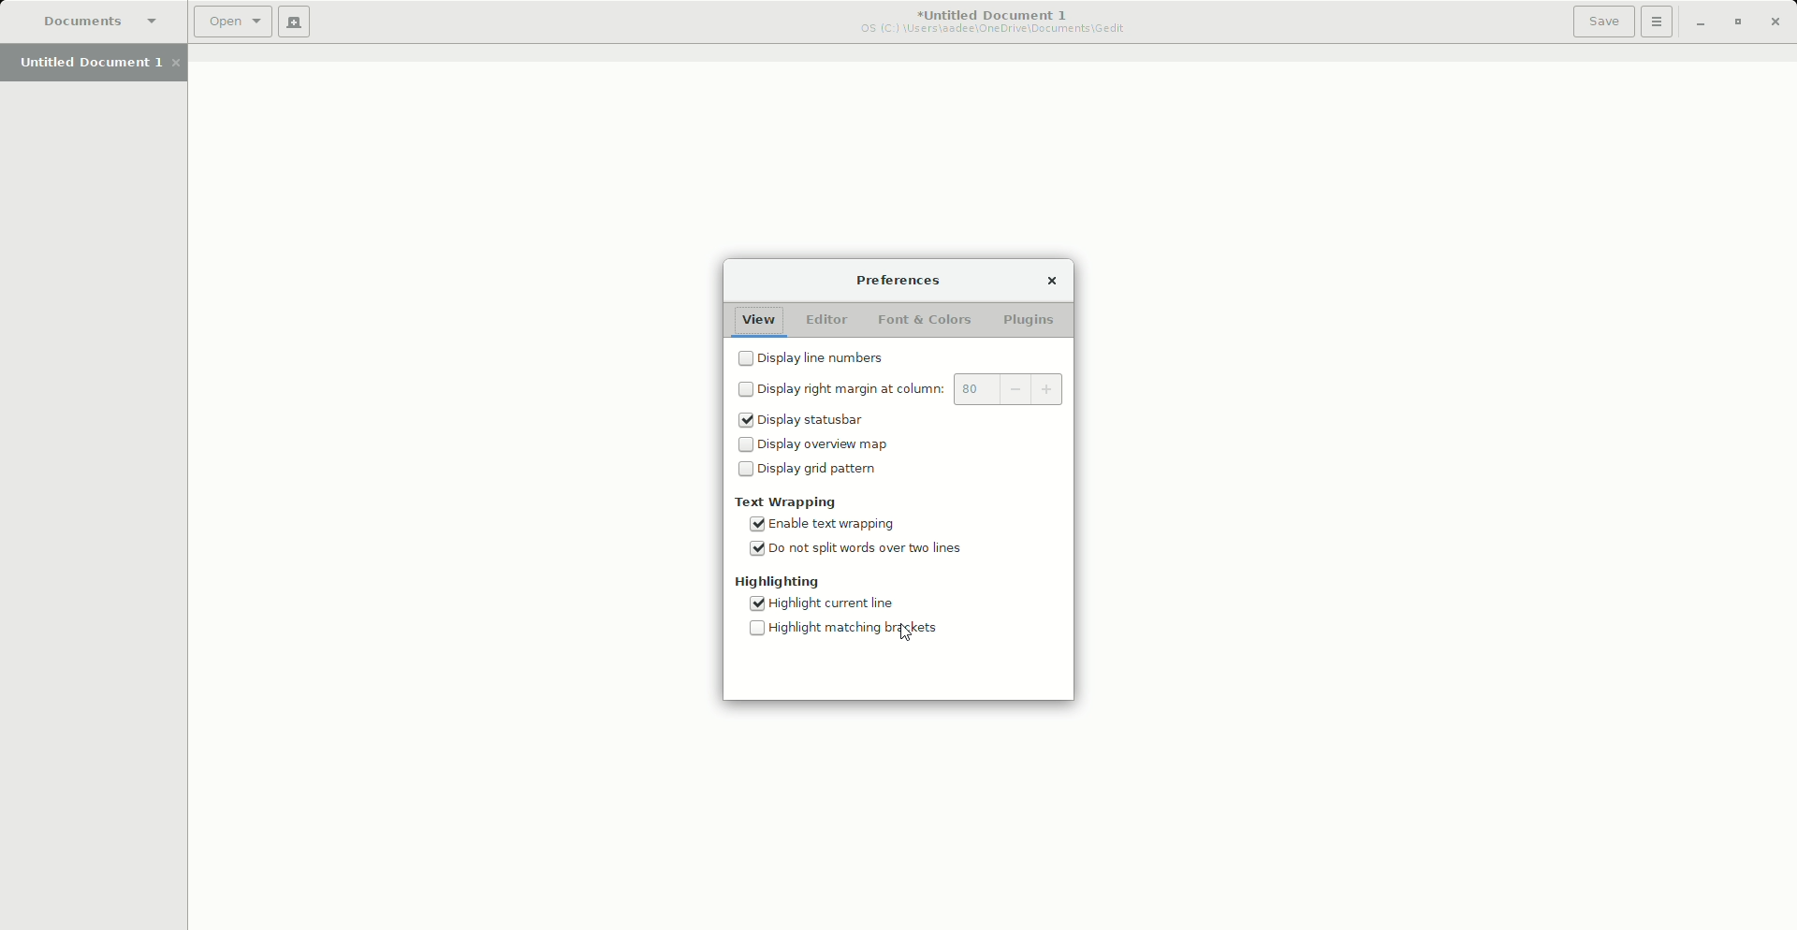 This screenshot has width=1797, height=930. Describe the element at coordinates (927, 322) in the screenshot. I see `Fond and Colors` at that location.